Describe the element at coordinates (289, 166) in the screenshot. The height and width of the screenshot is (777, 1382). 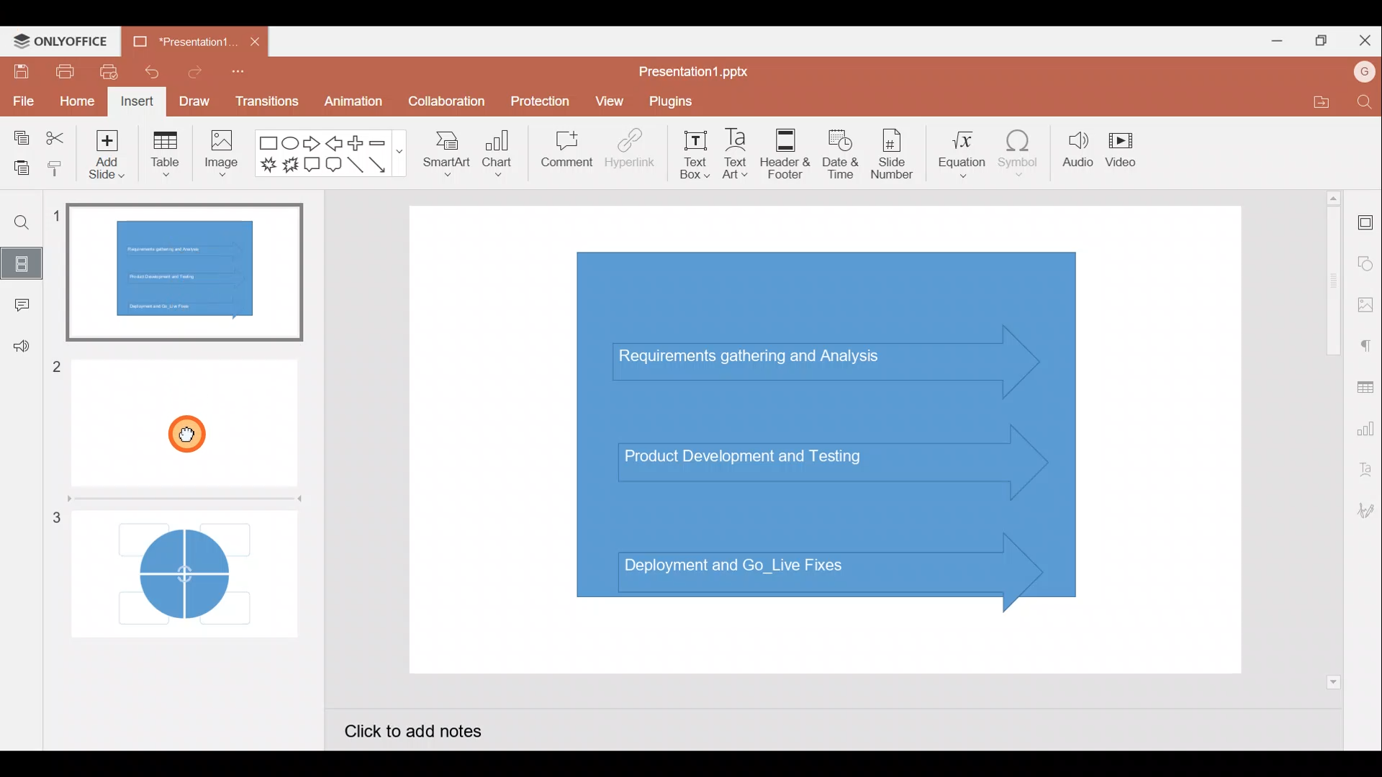
I see `Explosion 2` at that location.